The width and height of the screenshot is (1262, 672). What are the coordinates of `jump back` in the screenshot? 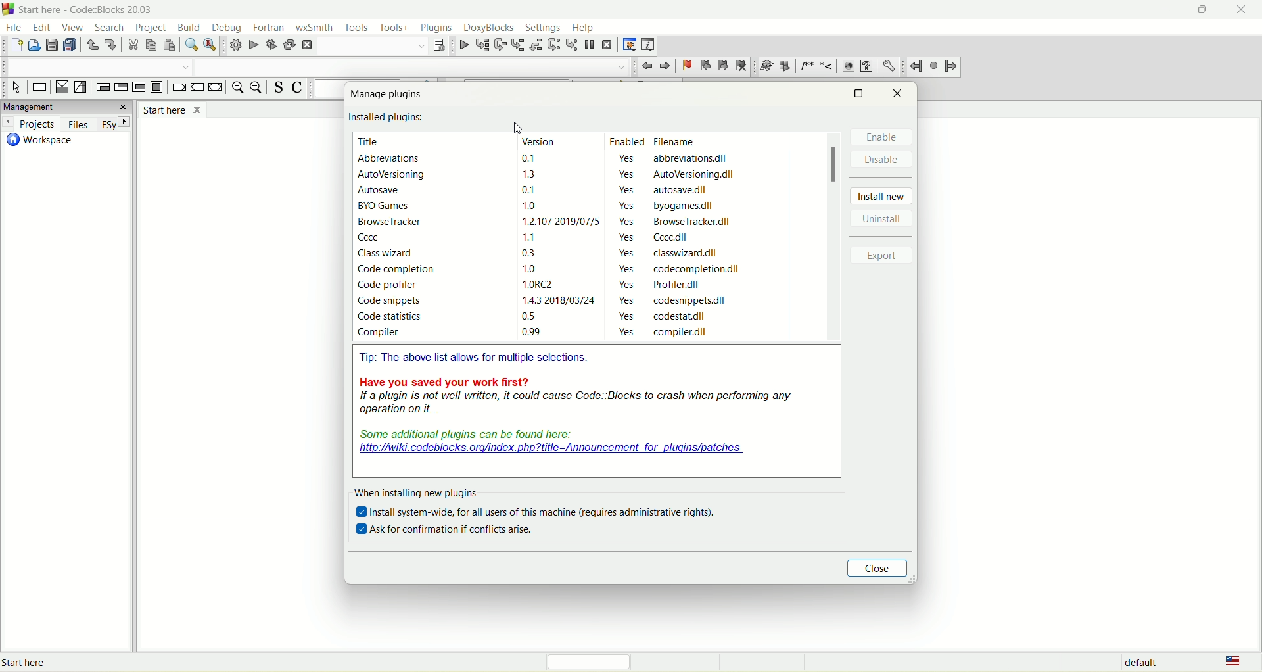 It's located at (916, 66).